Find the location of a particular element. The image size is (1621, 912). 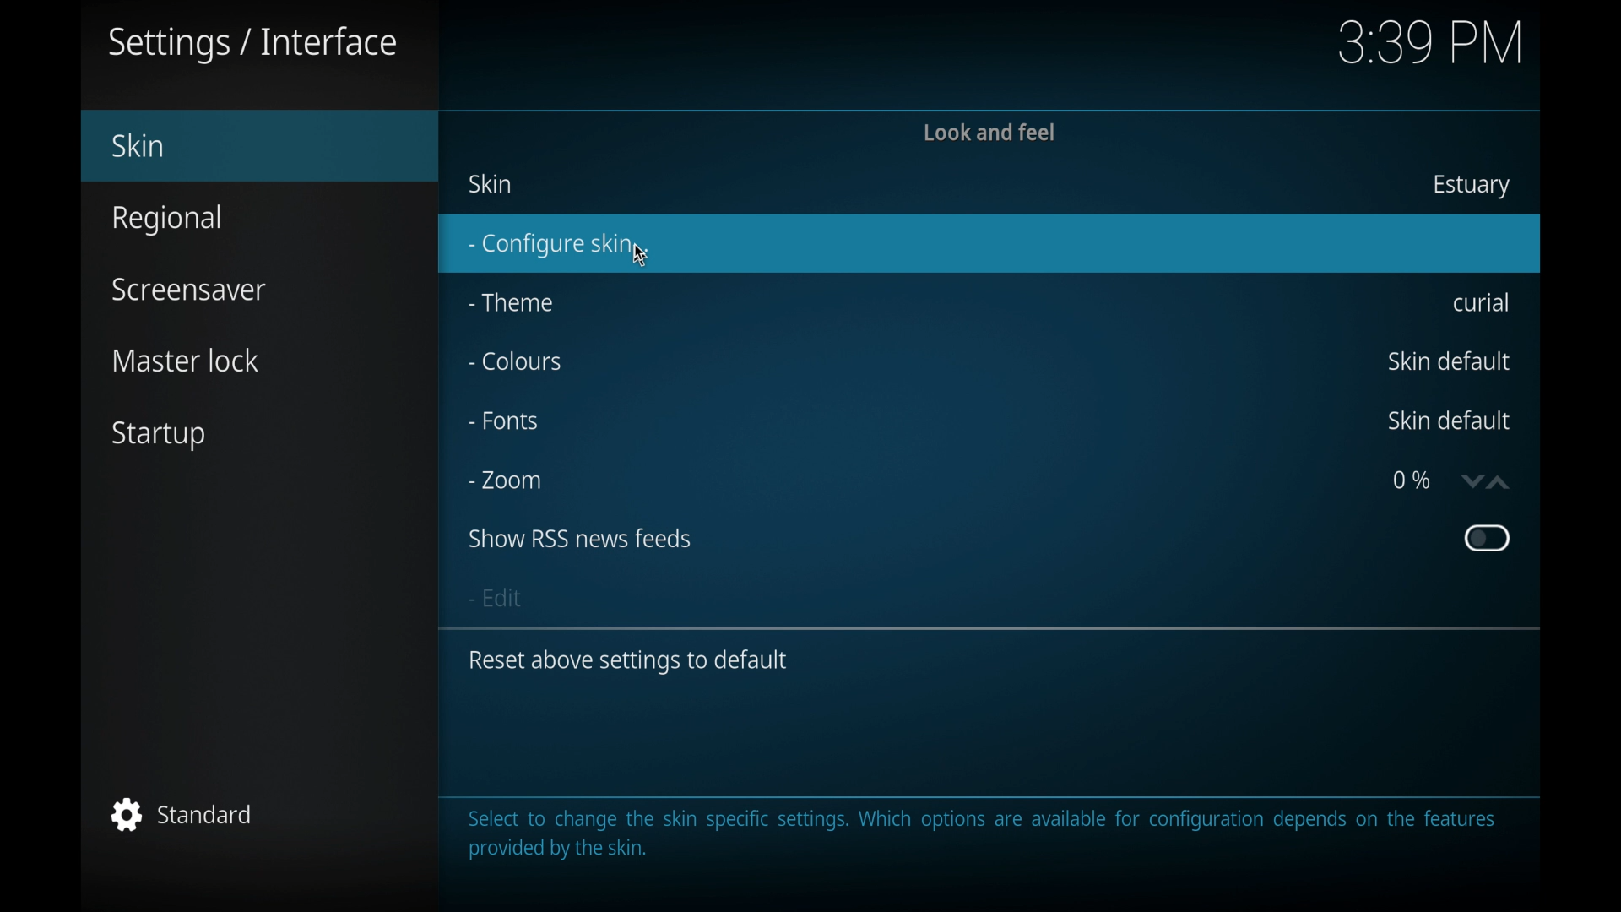

stepper button is located at coordinates (1485, 481).